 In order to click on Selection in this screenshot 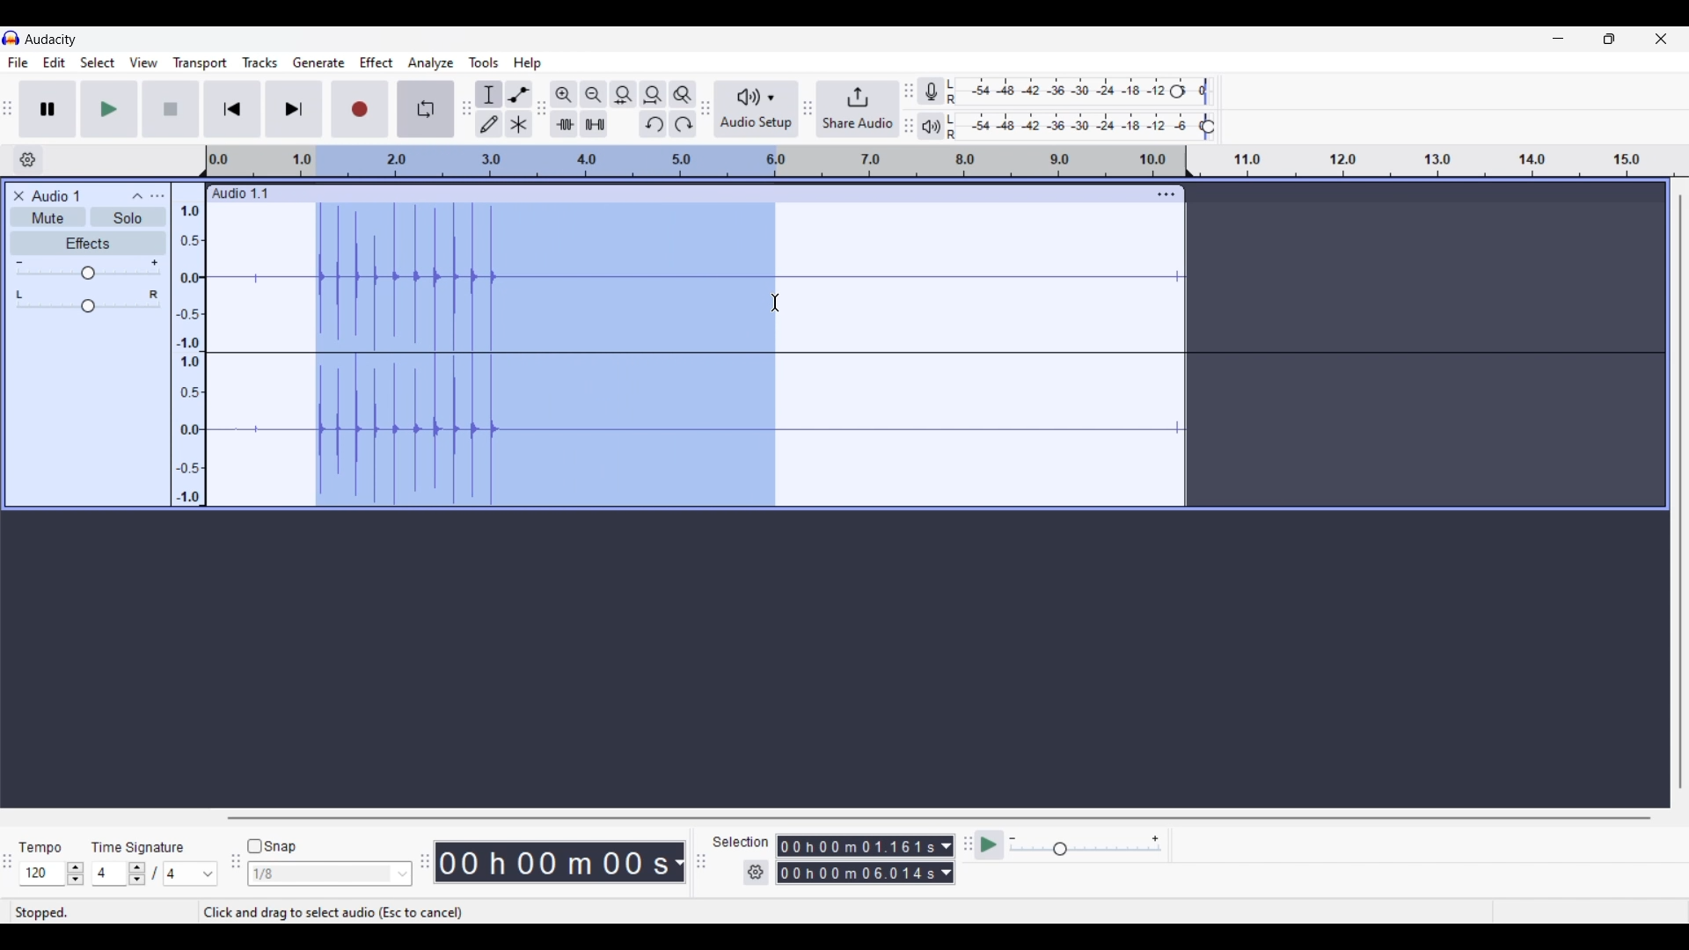, I will do `click(742, 842)`.